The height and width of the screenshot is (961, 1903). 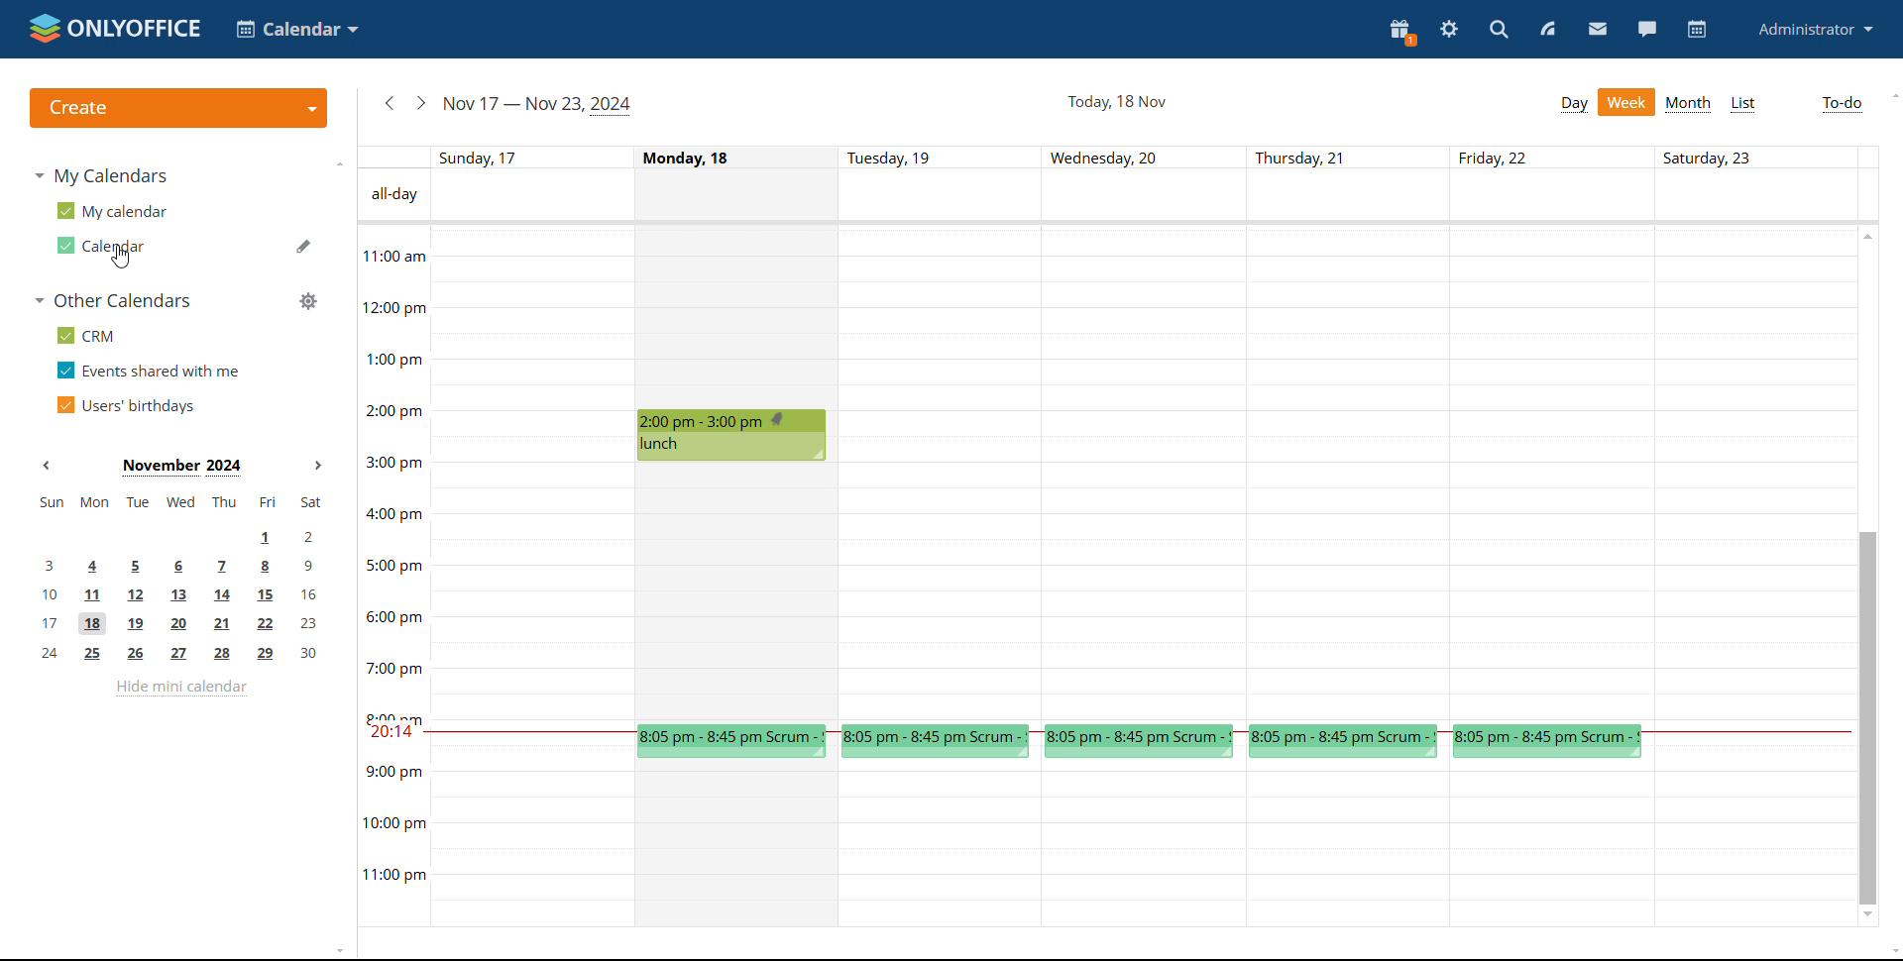 What do you see at coordinates (147, 371) in the screenshot?
I see `events shared with me` at bounding box center [147, 371].